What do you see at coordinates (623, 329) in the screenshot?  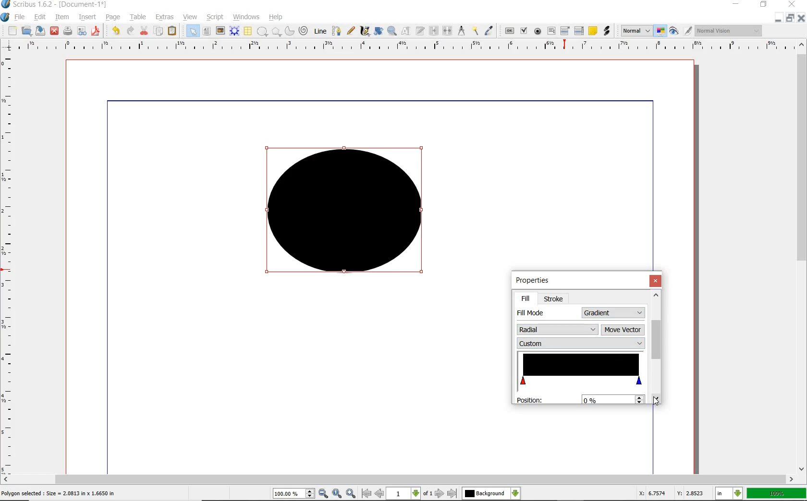 I see `move vector` at bounding box center [623, 329].